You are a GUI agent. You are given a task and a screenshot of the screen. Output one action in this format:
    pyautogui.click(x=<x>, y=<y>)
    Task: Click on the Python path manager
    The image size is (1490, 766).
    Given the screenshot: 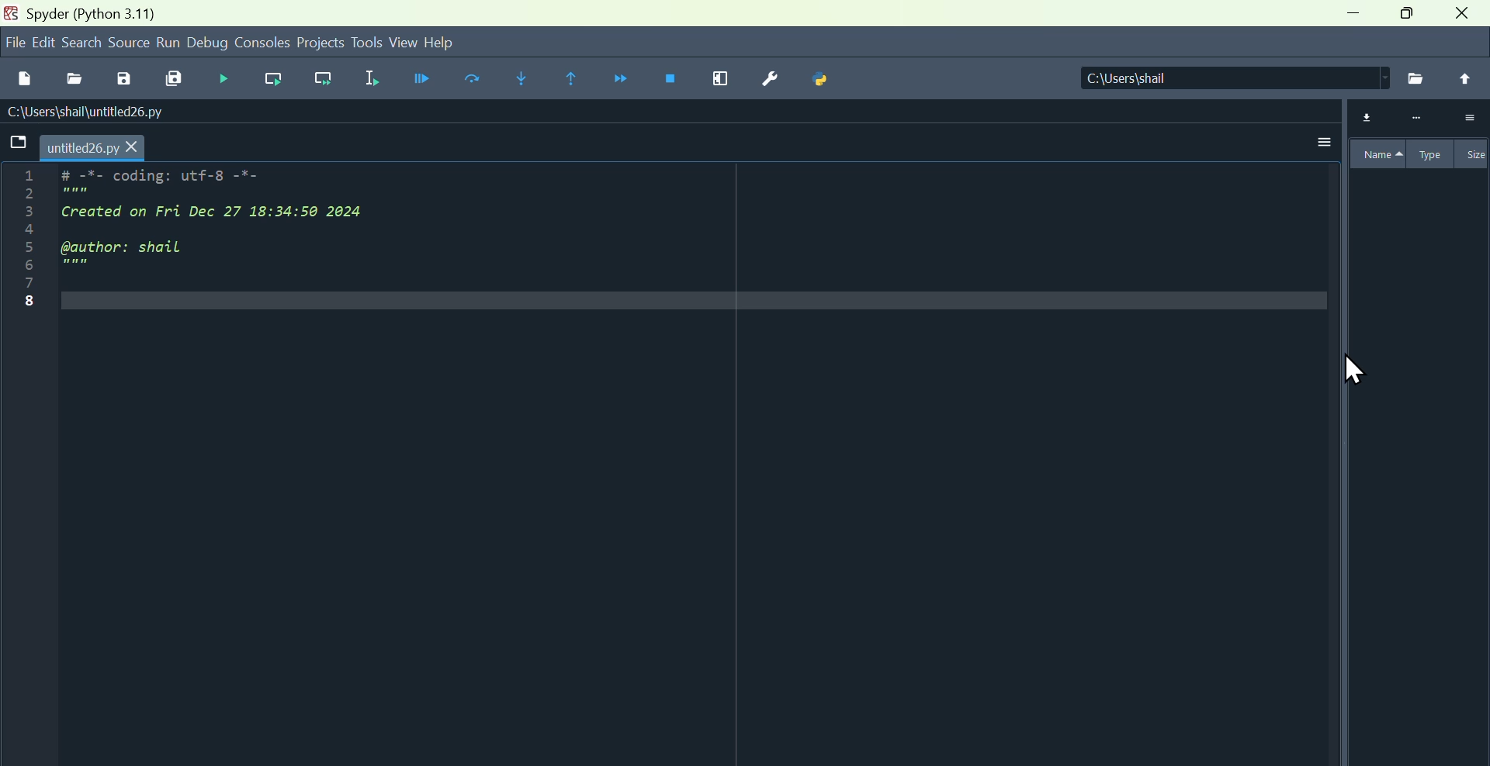 What is the action you would take?
    pyautogui.click(x=825, y=81)
    